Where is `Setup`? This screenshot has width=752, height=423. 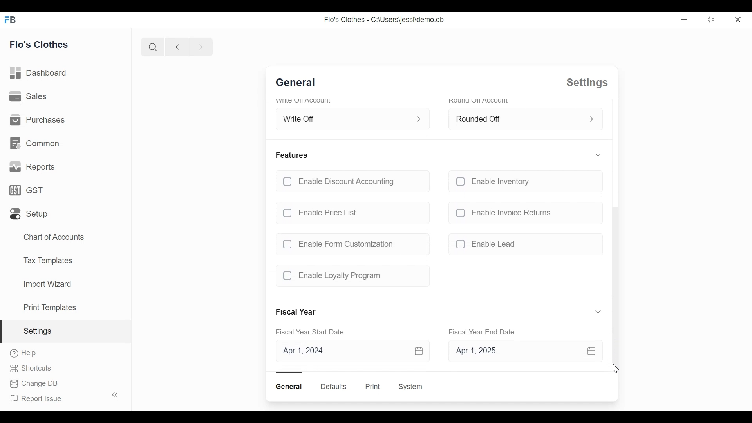
Setup is located at coordinates (30, 214).